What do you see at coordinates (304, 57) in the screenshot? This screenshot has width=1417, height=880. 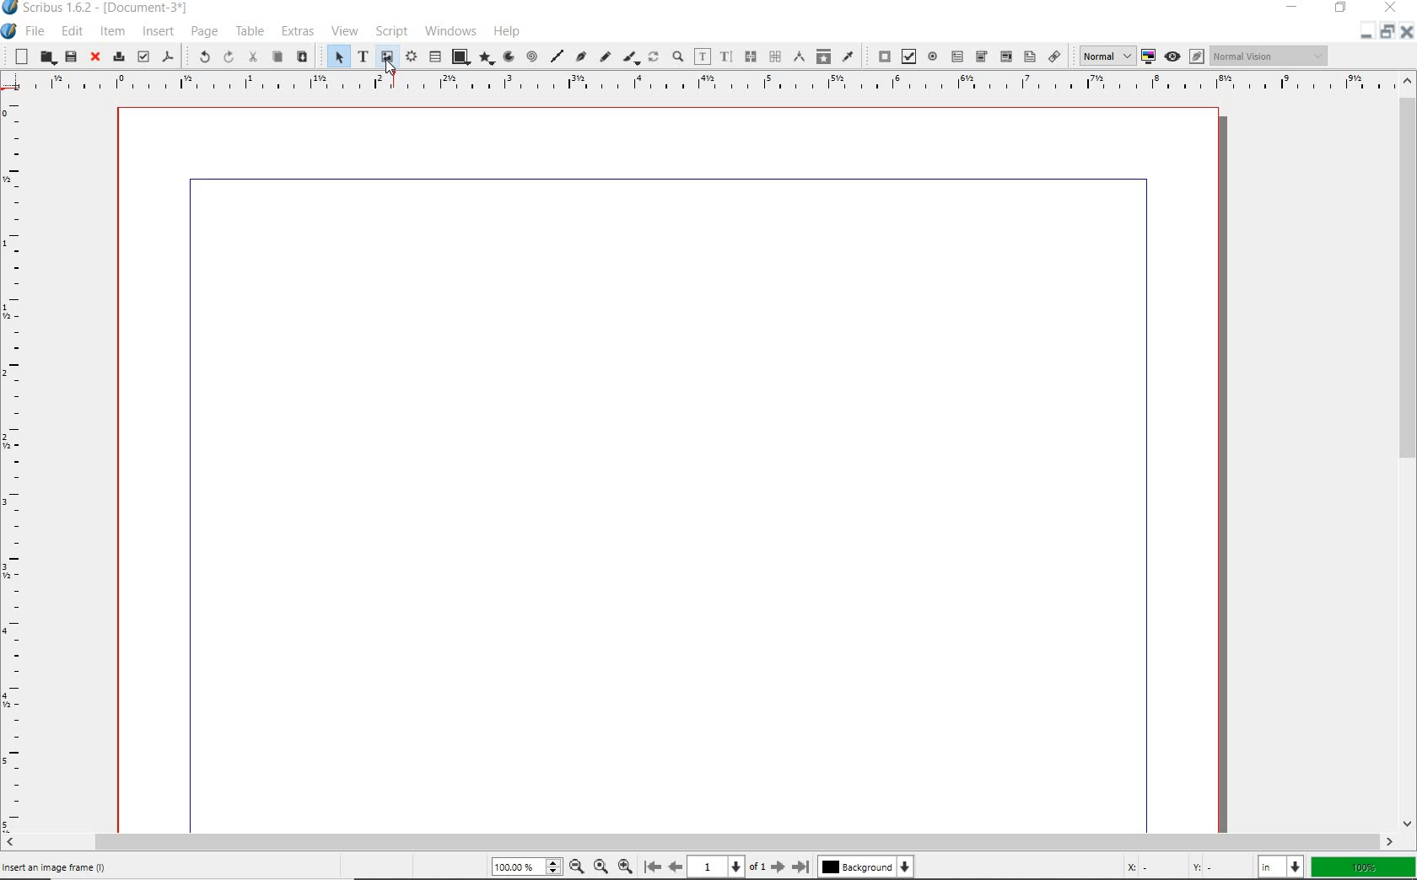 I see `paste` at bounding box center [304, 57].